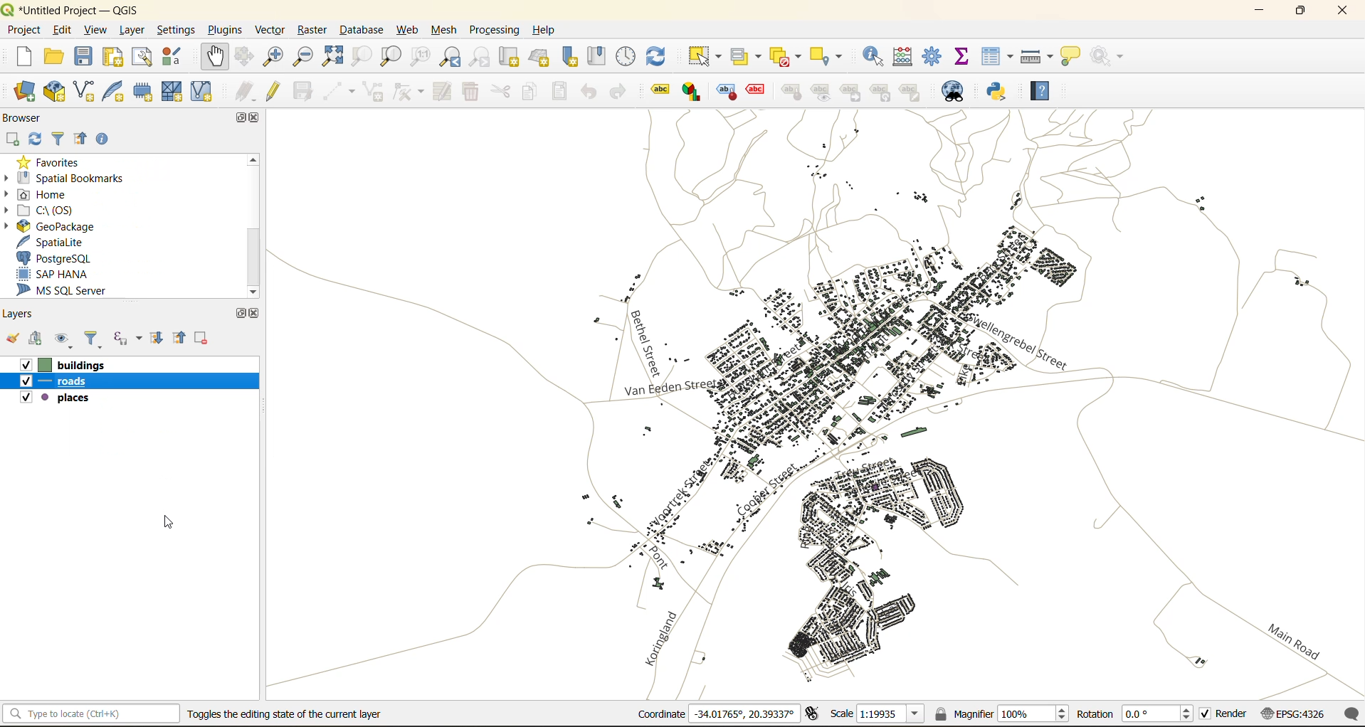 This screenshot has height=727, width=1365. I want to click on log messages, so click(1349, 714).